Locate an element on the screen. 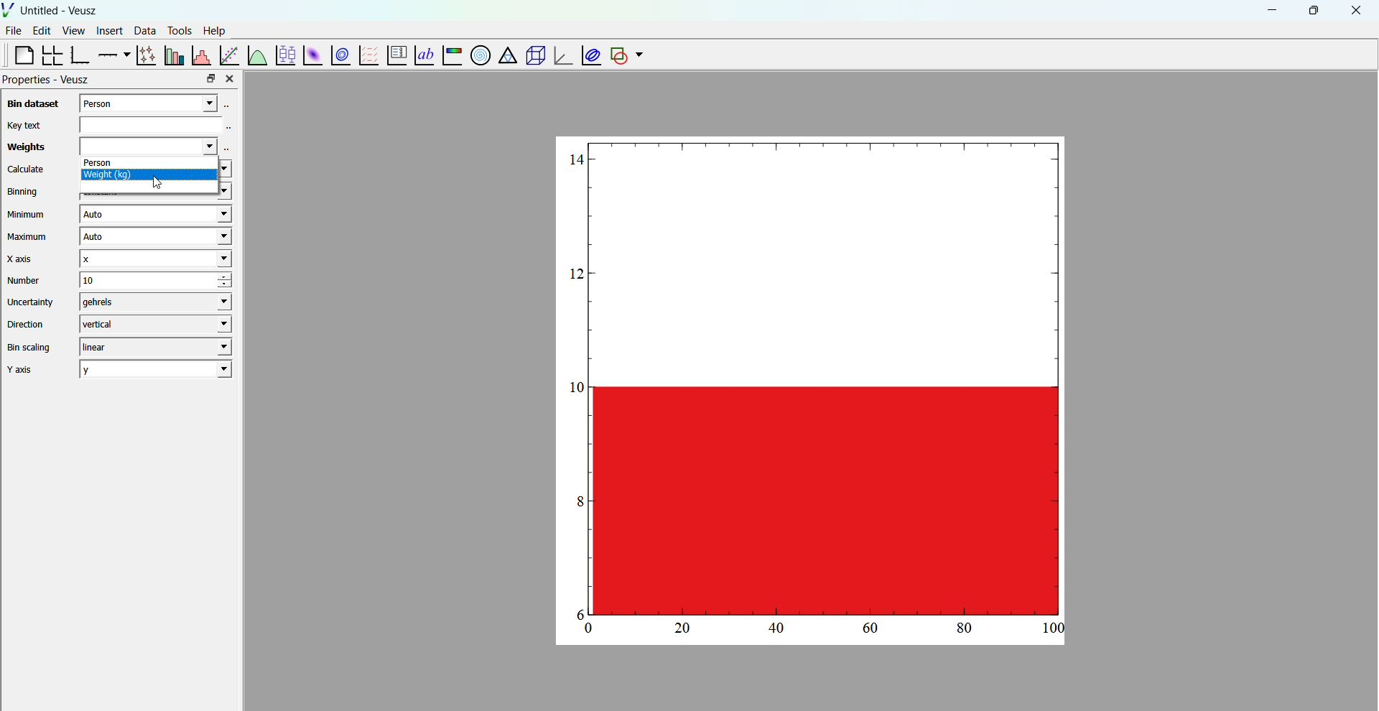  add a shape to the plot is located at coordinates (618, 55).